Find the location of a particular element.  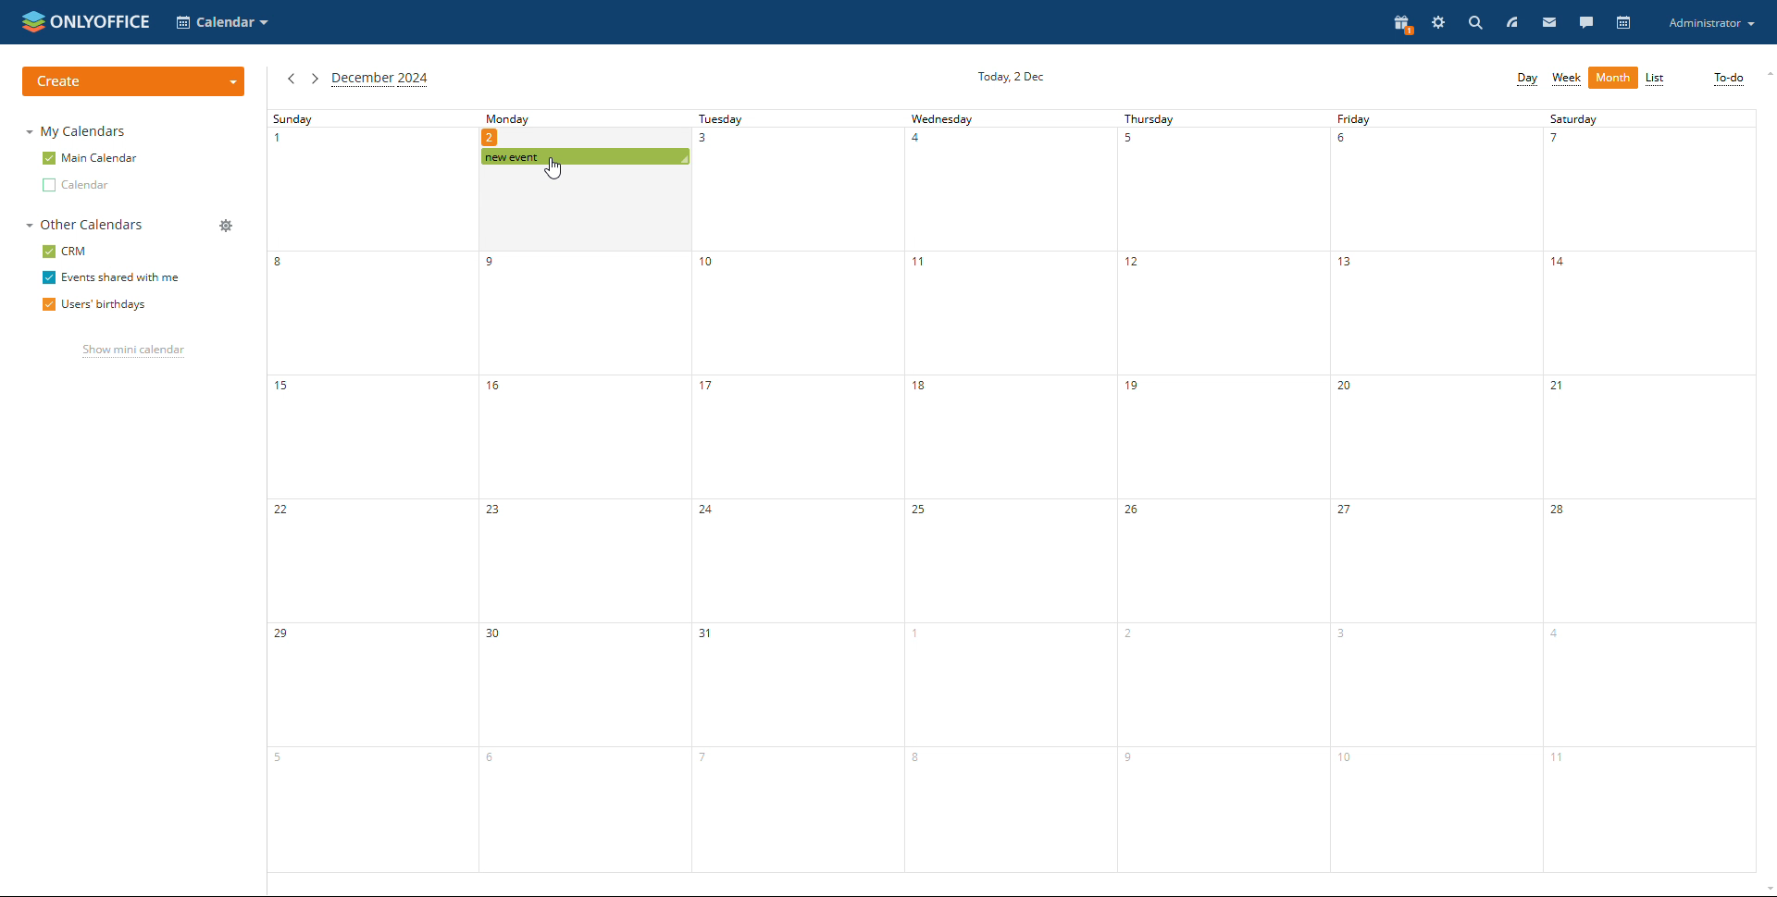

friday is located at coordinates (1432, 491).